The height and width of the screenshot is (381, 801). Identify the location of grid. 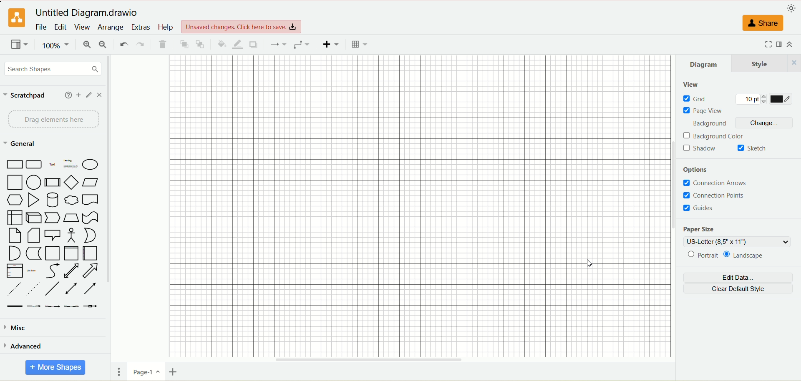
(695, 99).